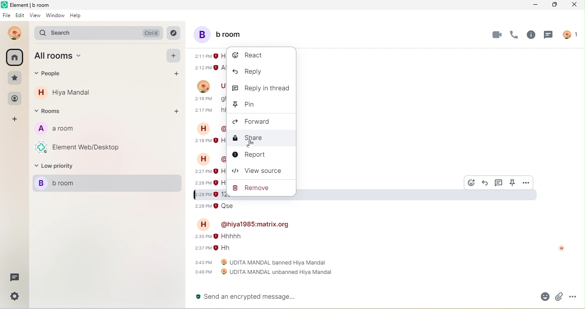 The width and height of the screenshot is (585, 309). Describe the element at coordinates (216, 206) in the screenshot. I see `2:28 pm Qse` at that location.